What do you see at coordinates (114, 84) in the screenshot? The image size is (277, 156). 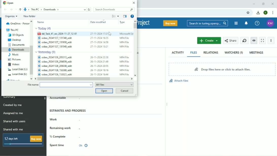 I see `All Files` at bounding box center [114, 84].